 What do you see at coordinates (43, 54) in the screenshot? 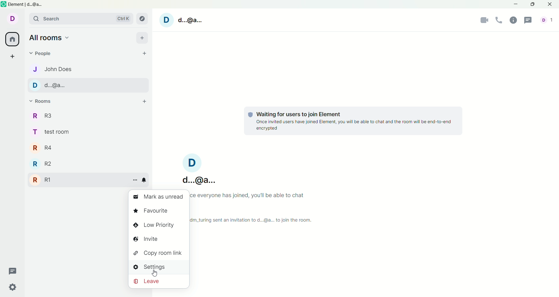
I see `people` at bounding box center [43, 54].